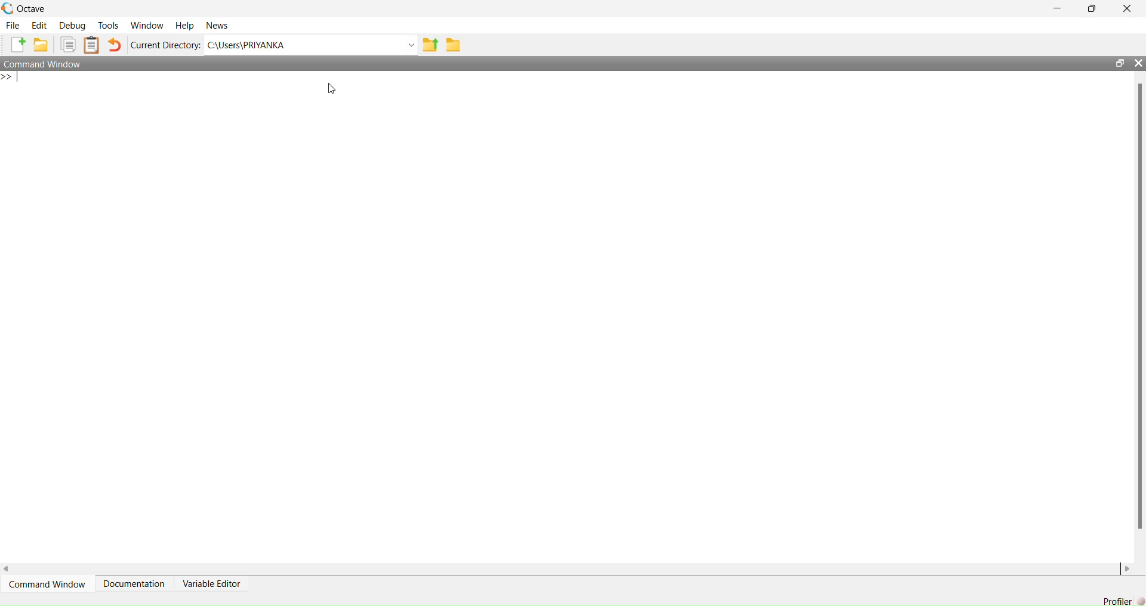 The height and width of the screenshot is (606, 1146). Describe the element at coordinates (109, 26) in the screenshot. I see `tools` at that location.